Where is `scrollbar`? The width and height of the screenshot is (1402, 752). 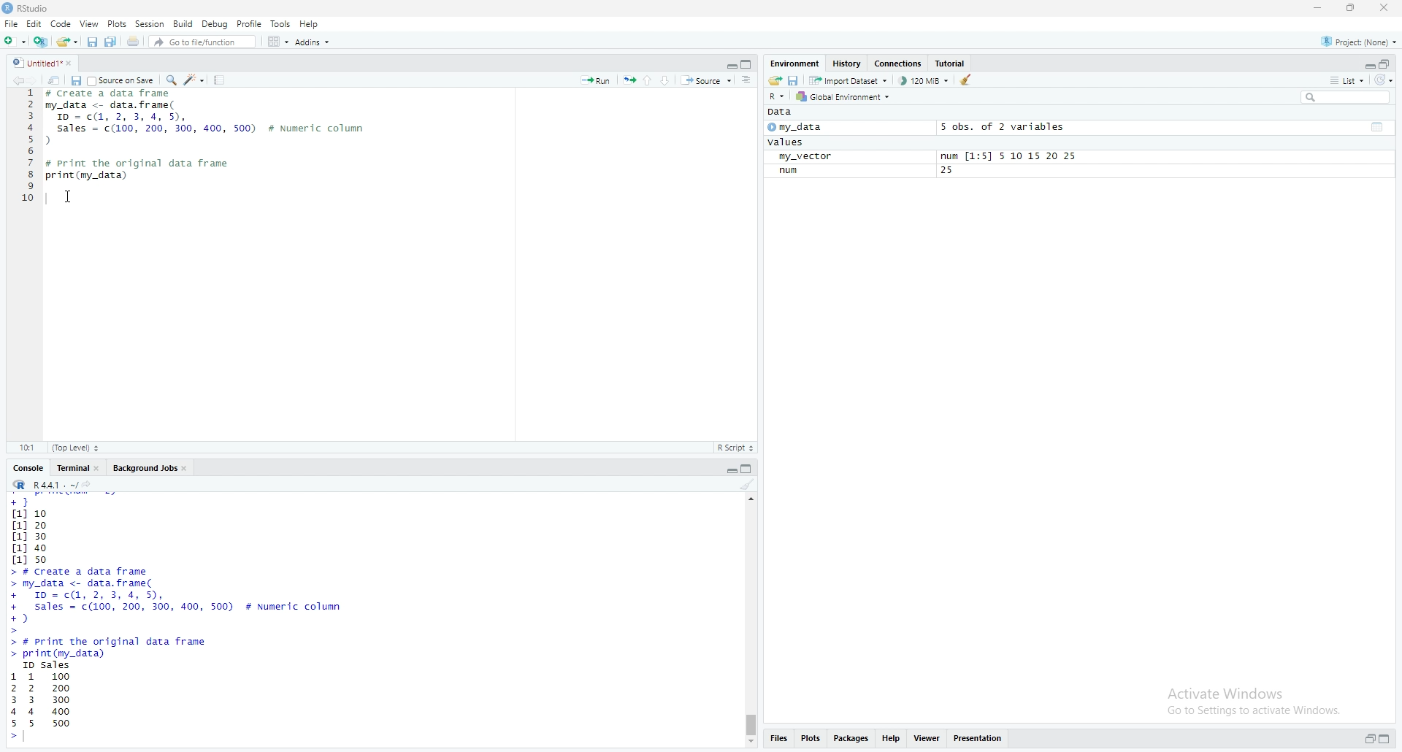
scrollbar is located at coordinates (753, 627).